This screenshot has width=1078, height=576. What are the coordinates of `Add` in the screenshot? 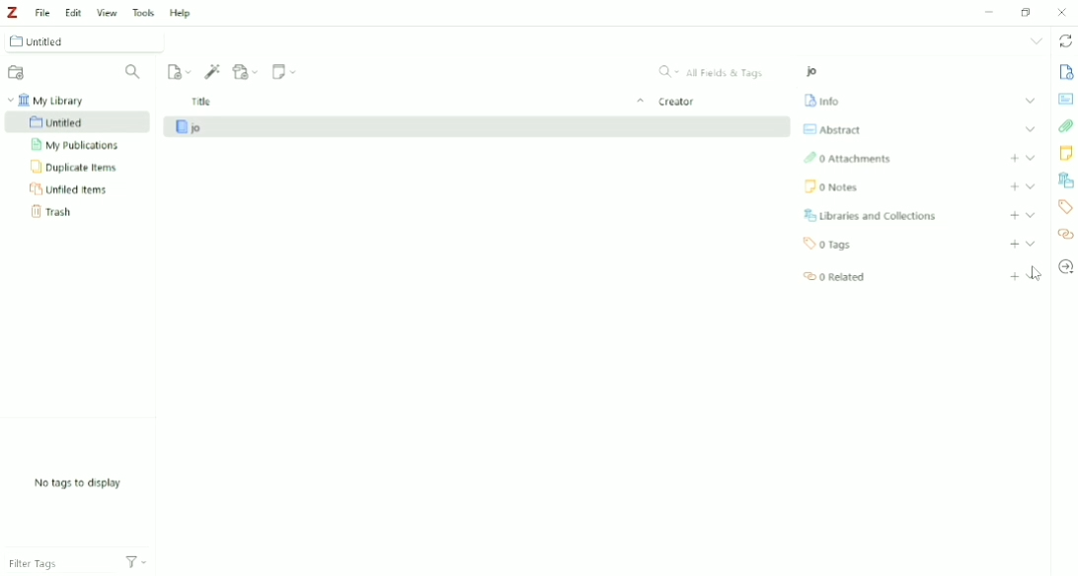 It's located at (1014, 215).